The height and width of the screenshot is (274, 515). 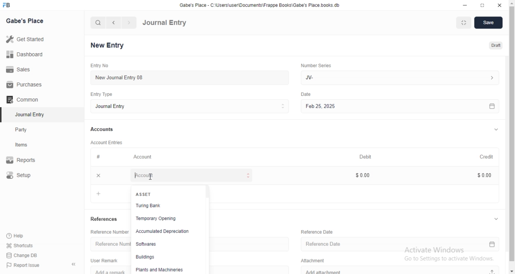 I want to click on Sales, so click(x=23, y=70).